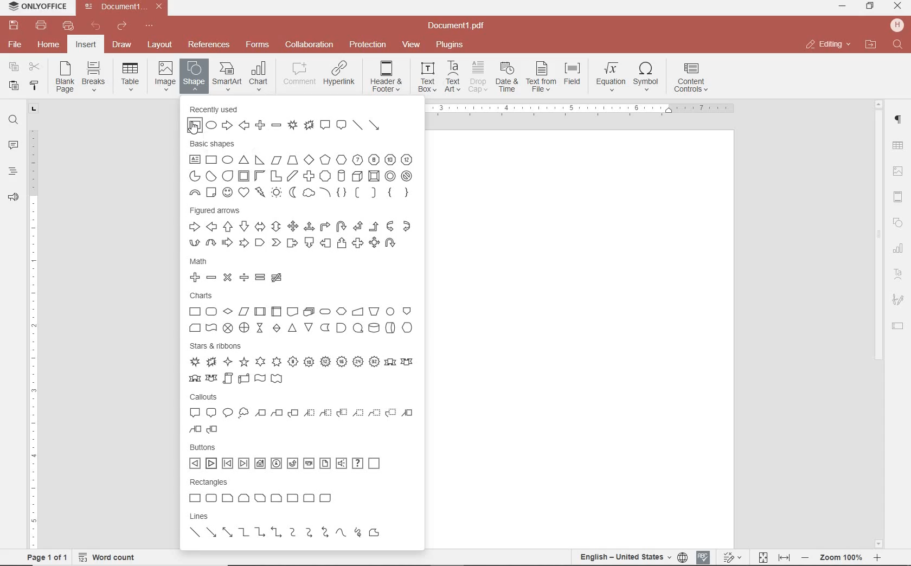  Describe the element at coordinates (691, 78) in the screenshot. I see `INSERT CONTENT CONTROLS` at that location.